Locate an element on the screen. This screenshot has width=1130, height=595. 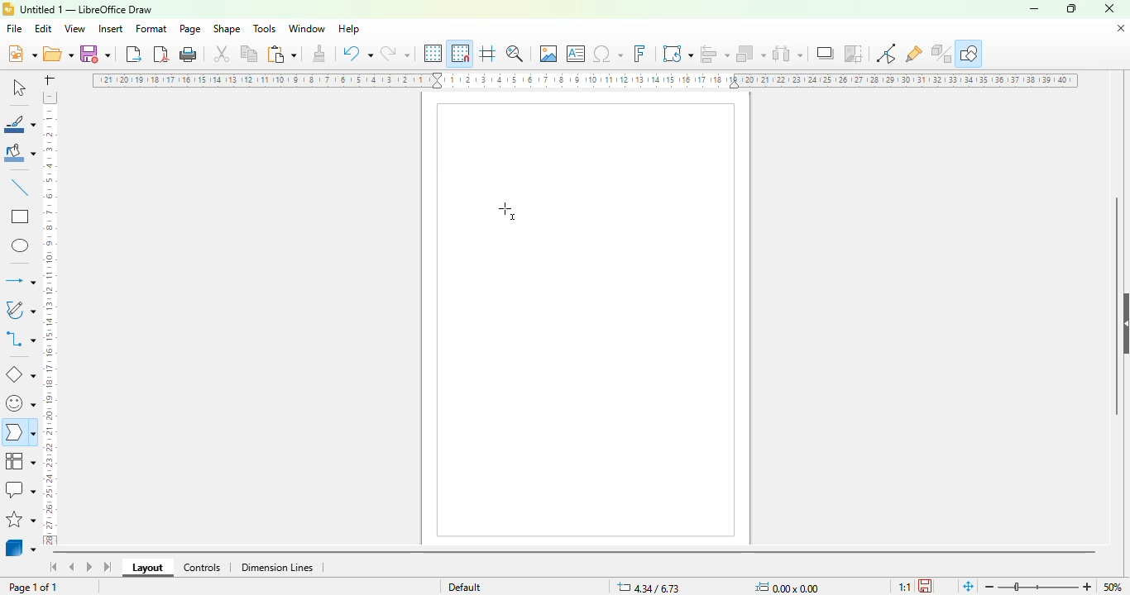
lines and arrows is located at coordinates (20, 280).